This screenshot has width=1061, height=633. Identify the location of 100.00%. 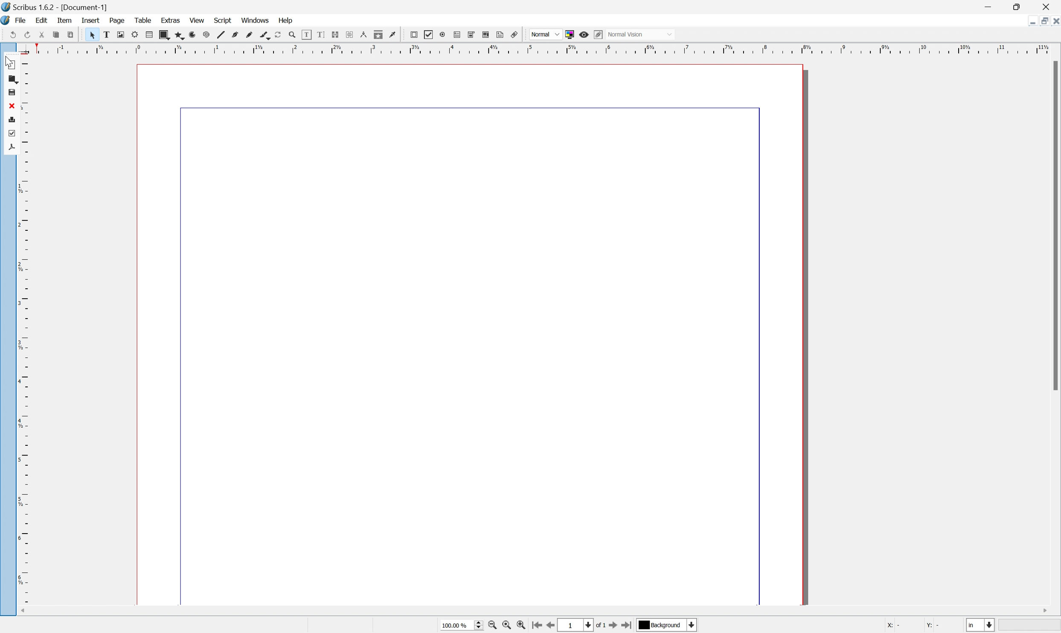
(460, 625).